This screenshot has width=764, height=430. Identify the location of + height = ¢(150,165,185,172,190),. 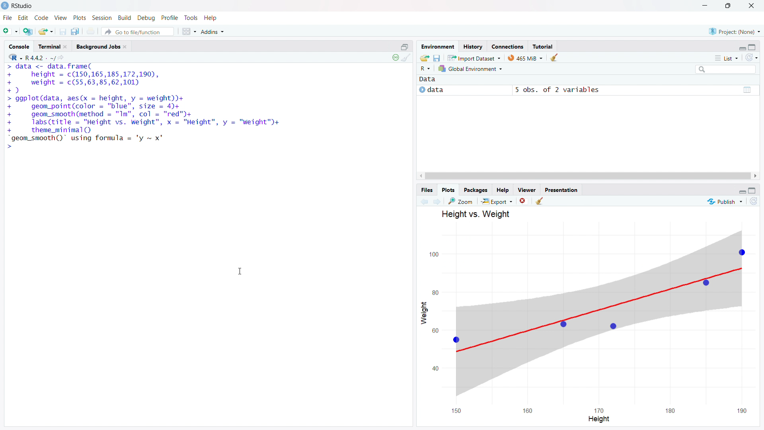
(83, 74).